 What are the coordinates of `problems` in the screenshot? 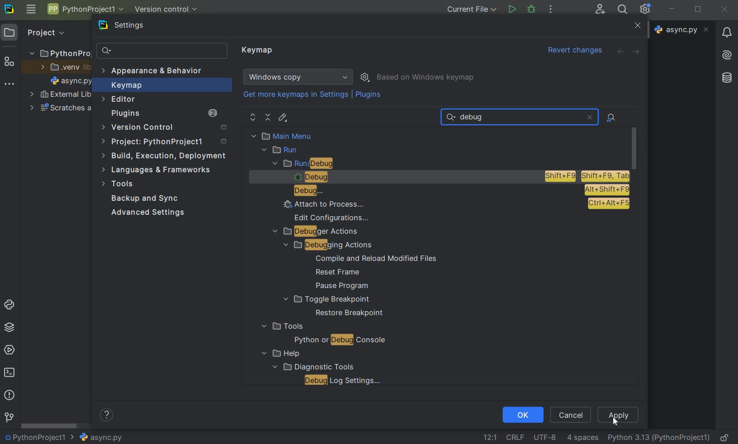 It's located at (9, 394).